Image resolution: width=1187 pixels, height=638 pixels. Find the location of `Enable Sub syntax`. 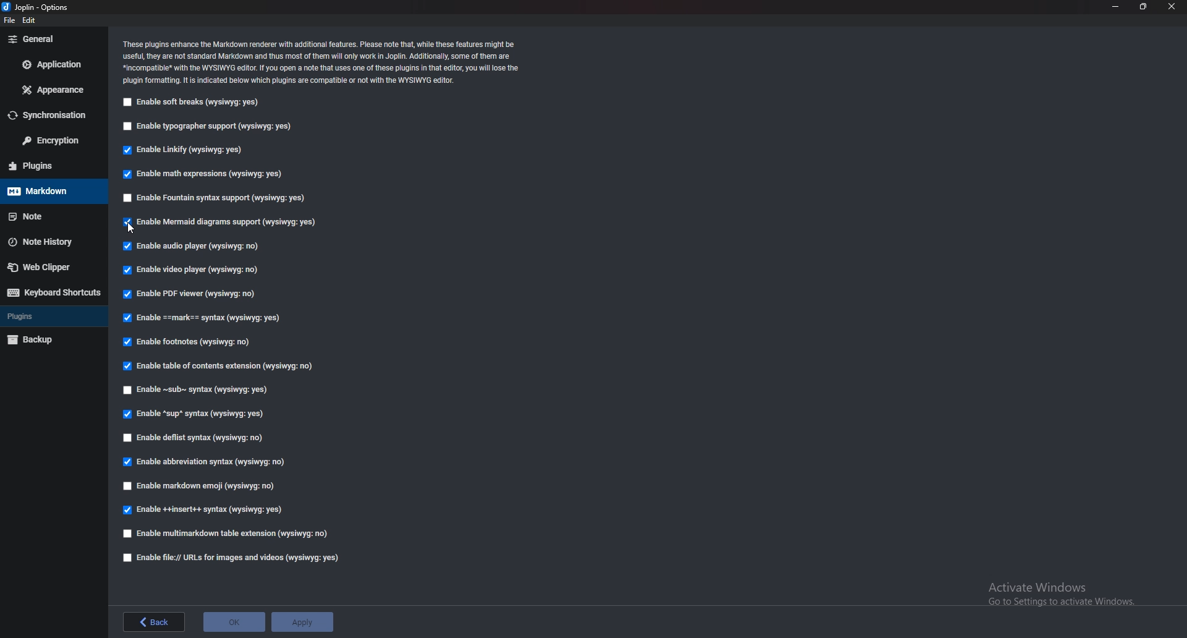

Enable Sub syntax is located at coordinates (197, 388).